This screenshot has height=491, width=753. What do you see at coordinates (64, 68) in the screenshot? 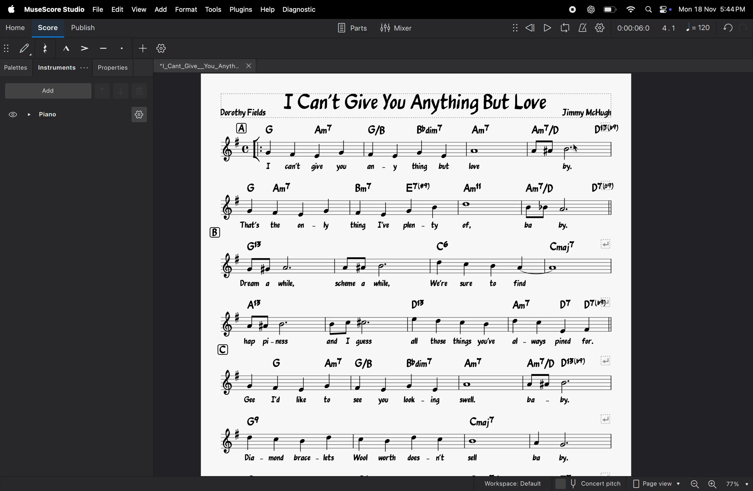
I see `instruments` at bounding box center [64, 68].